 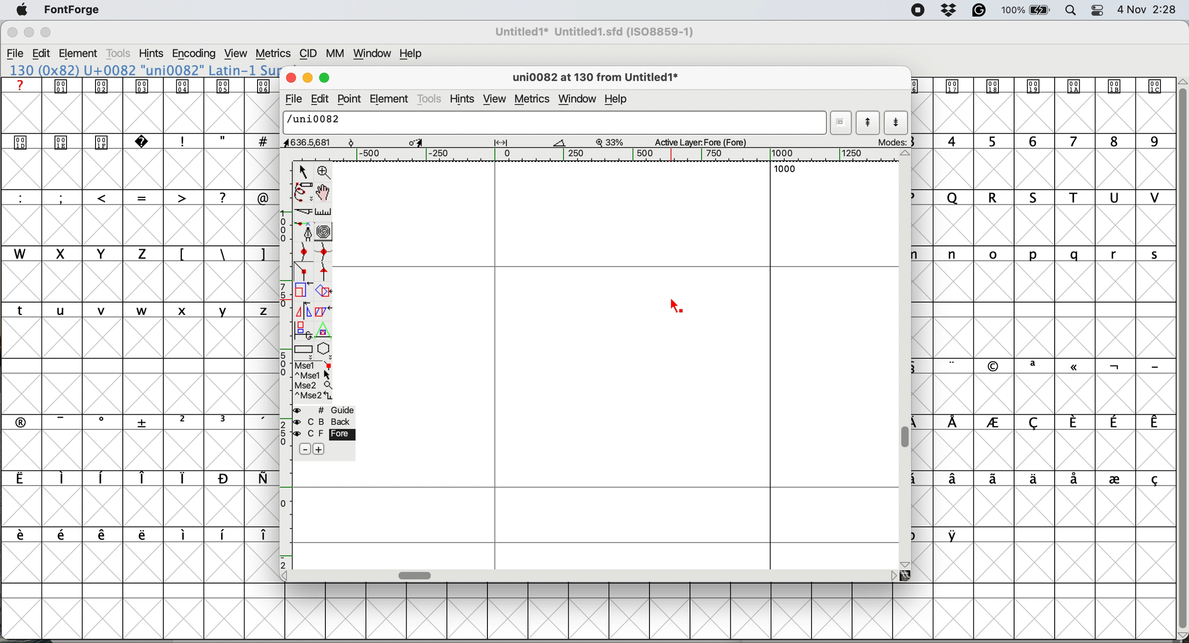 What do you see at coordinates (16, 54) in the screenshot?
I see `file` at bounding box center [16, 54].